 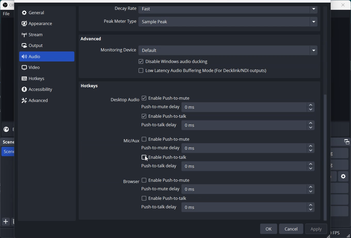 What do you see at coordinates (159, 207) in the screenshot?
I see `Push-to-talk delay` at bounding box center [159, 207].